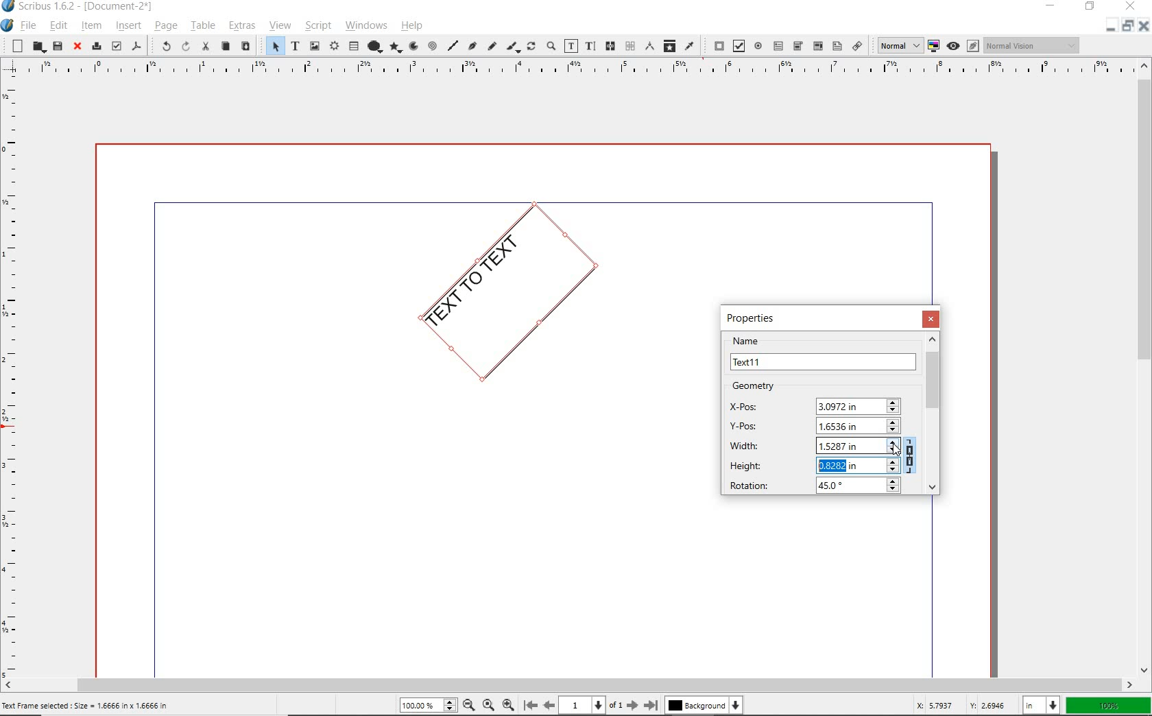 The image size is (1152, 716). Describe the element at coordinates (549, 706) in the screenshot. I see `move to previous` at that location.